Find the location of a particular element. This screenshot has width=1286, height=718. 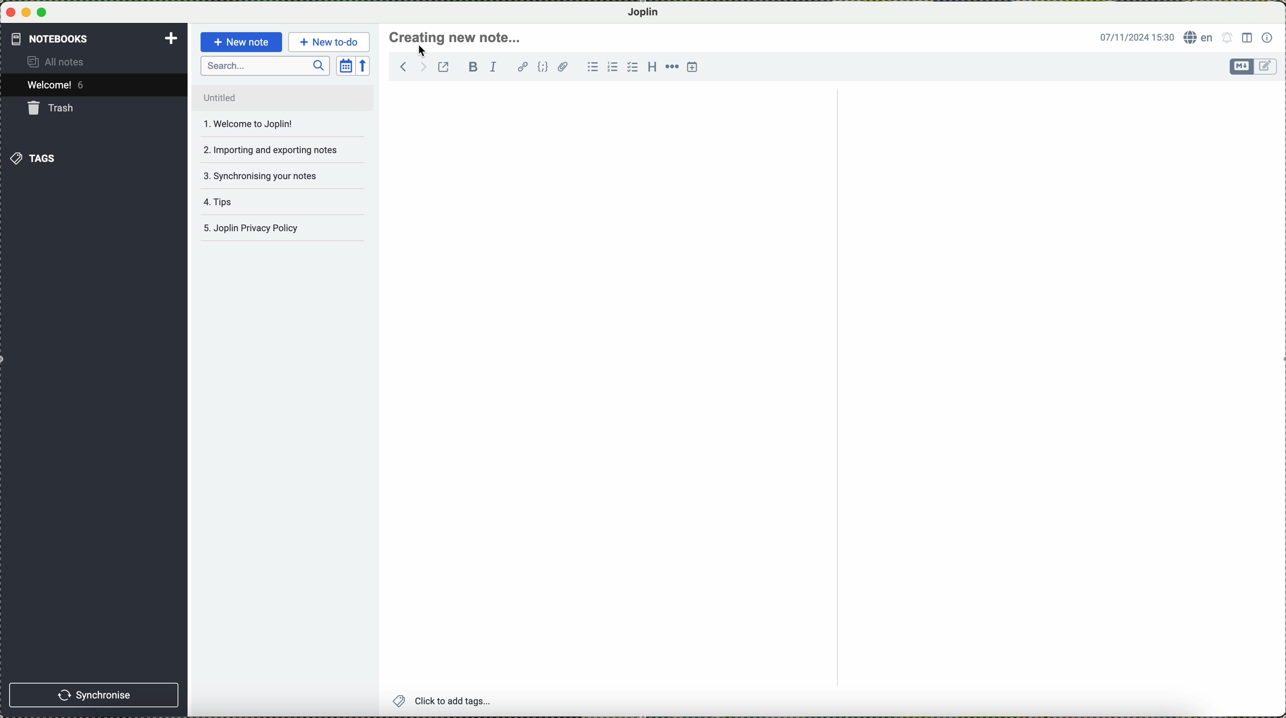

Joplin privacy policy is located at coordinates (280, 231).